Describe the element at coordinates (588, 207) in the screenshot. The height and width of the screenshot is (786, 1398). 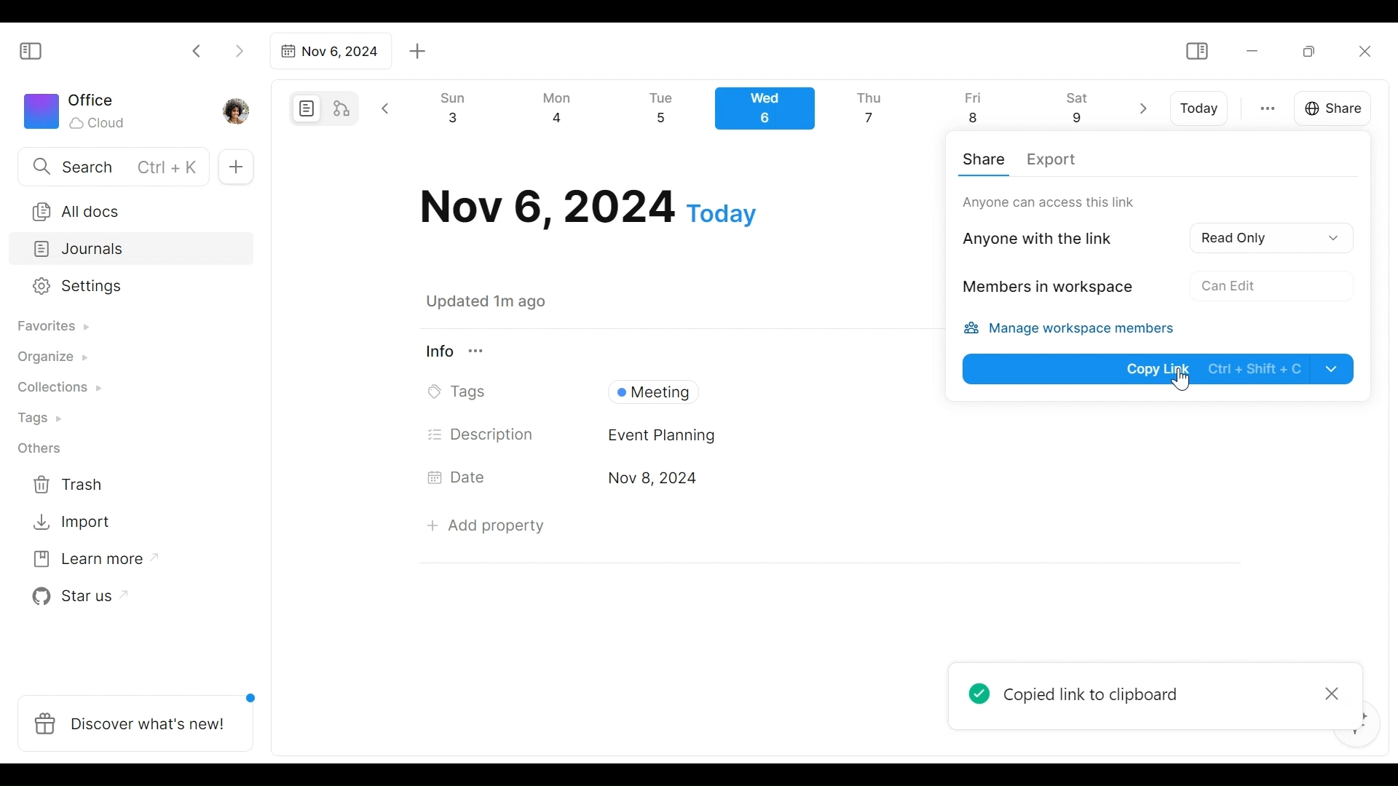
I see `Date` at that location.